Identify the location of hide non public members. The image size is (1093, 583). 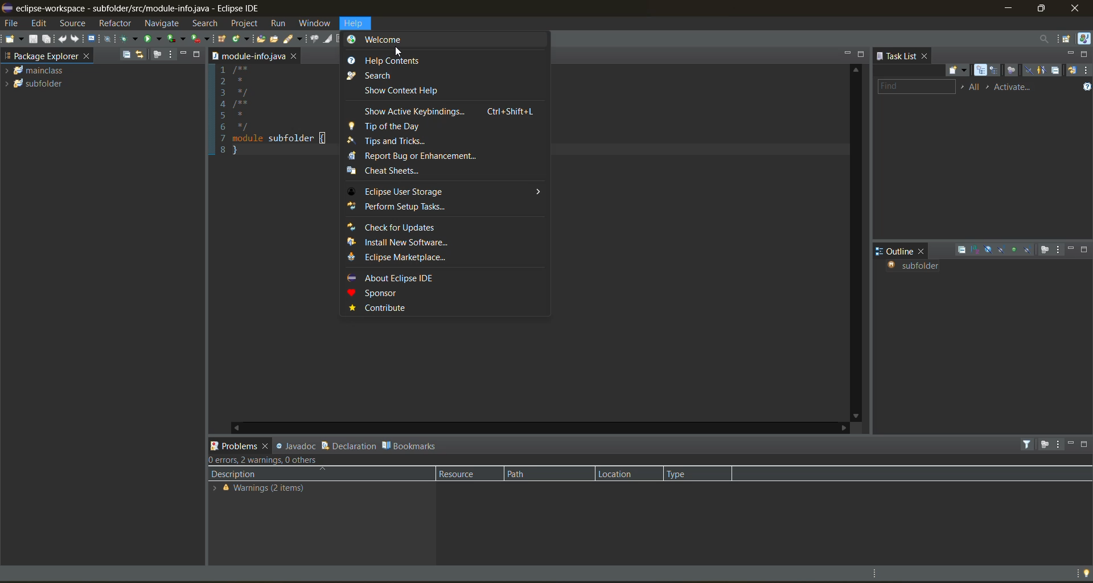
(1015, 250).